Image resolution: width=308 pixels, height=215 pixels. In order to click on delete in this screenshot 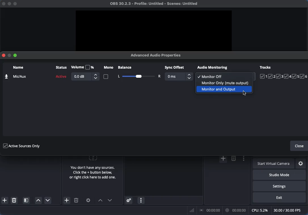, I will do `click(233, 159)`.